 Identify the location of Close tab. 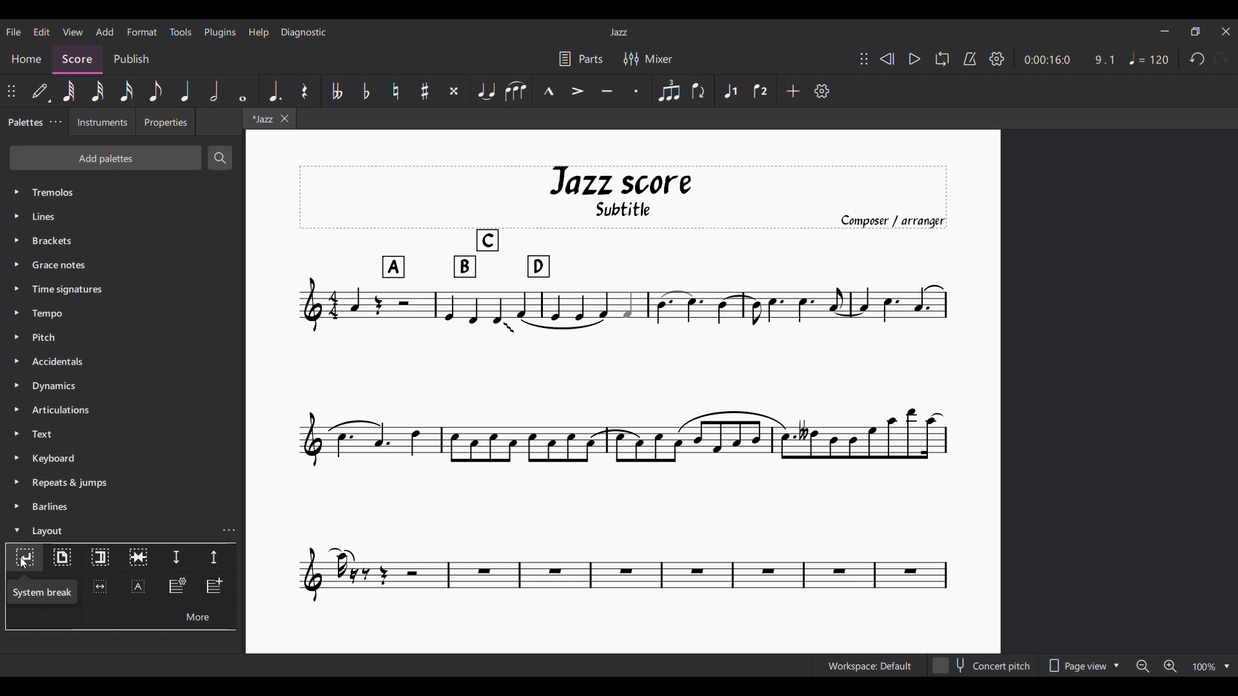
(285, 119).